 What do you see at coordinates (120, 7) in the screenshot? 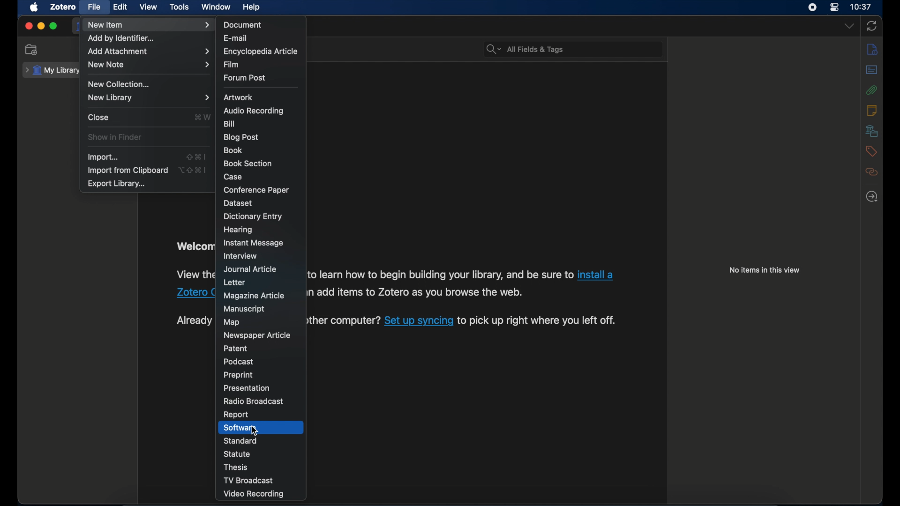
I see `edit` at bounding box center [120, 7].